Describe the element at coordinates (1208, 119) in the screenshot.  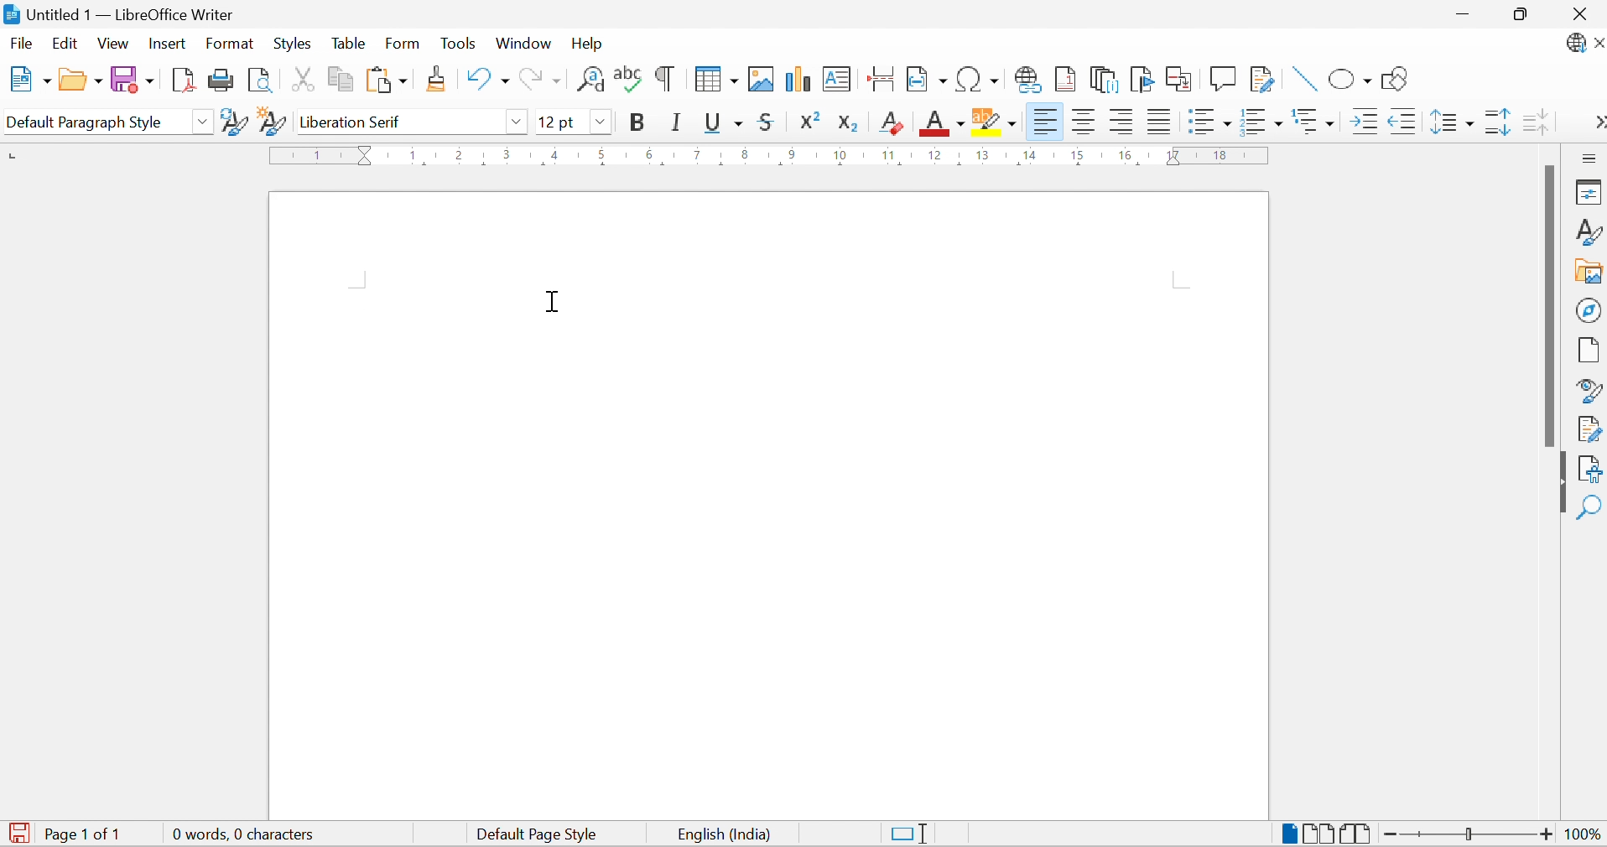
I see `Toggle Unordered List` at that location.